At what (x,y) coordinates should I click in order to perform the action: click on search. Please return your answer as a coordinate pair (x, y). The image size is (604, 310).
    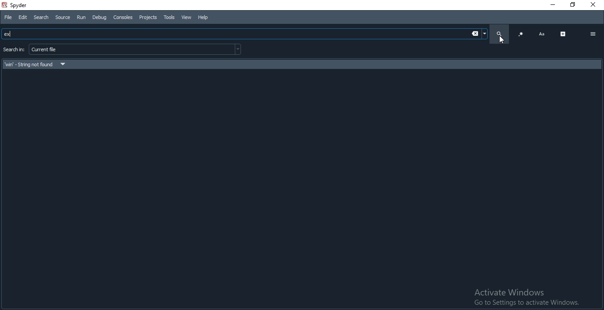
    Looking at the image, I should click on (498, 32).